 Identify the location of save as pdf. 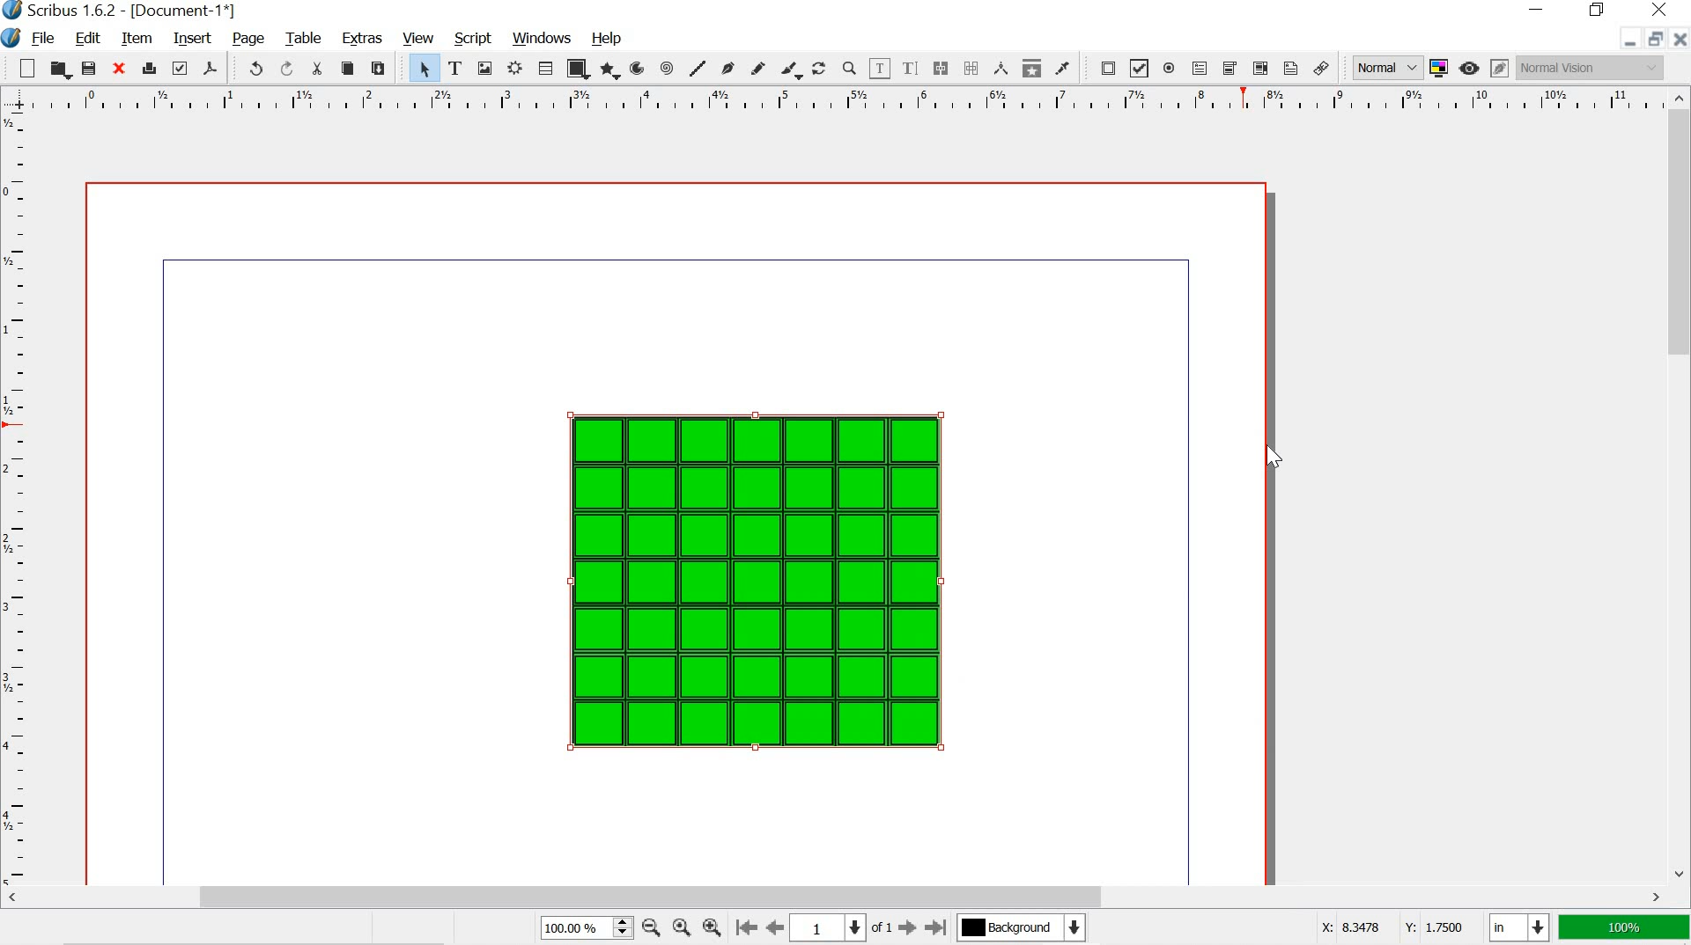
(211, 68).